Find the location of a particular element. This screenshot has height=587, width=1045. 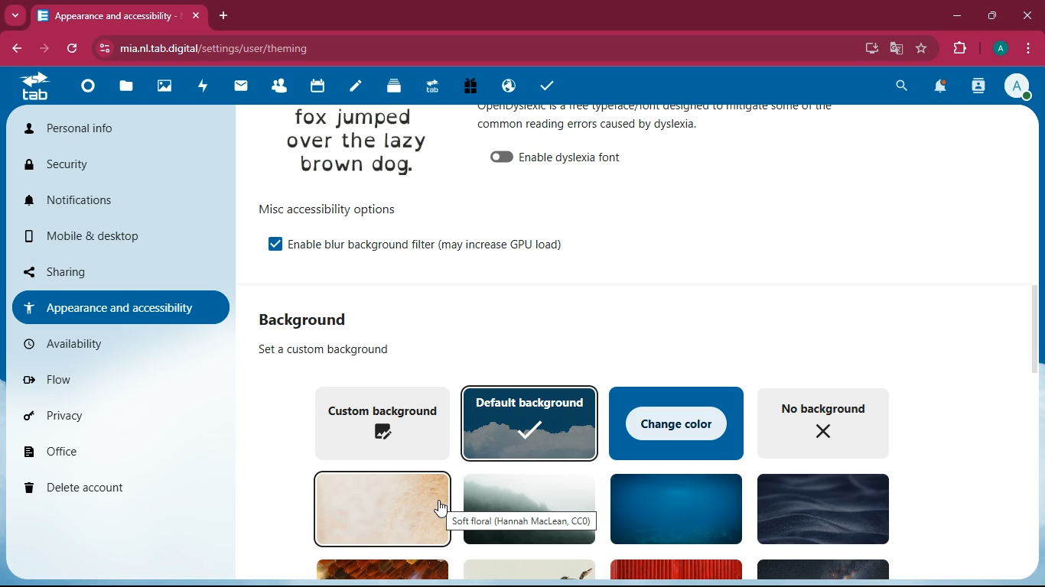

 is located at coordinates (824, 570).